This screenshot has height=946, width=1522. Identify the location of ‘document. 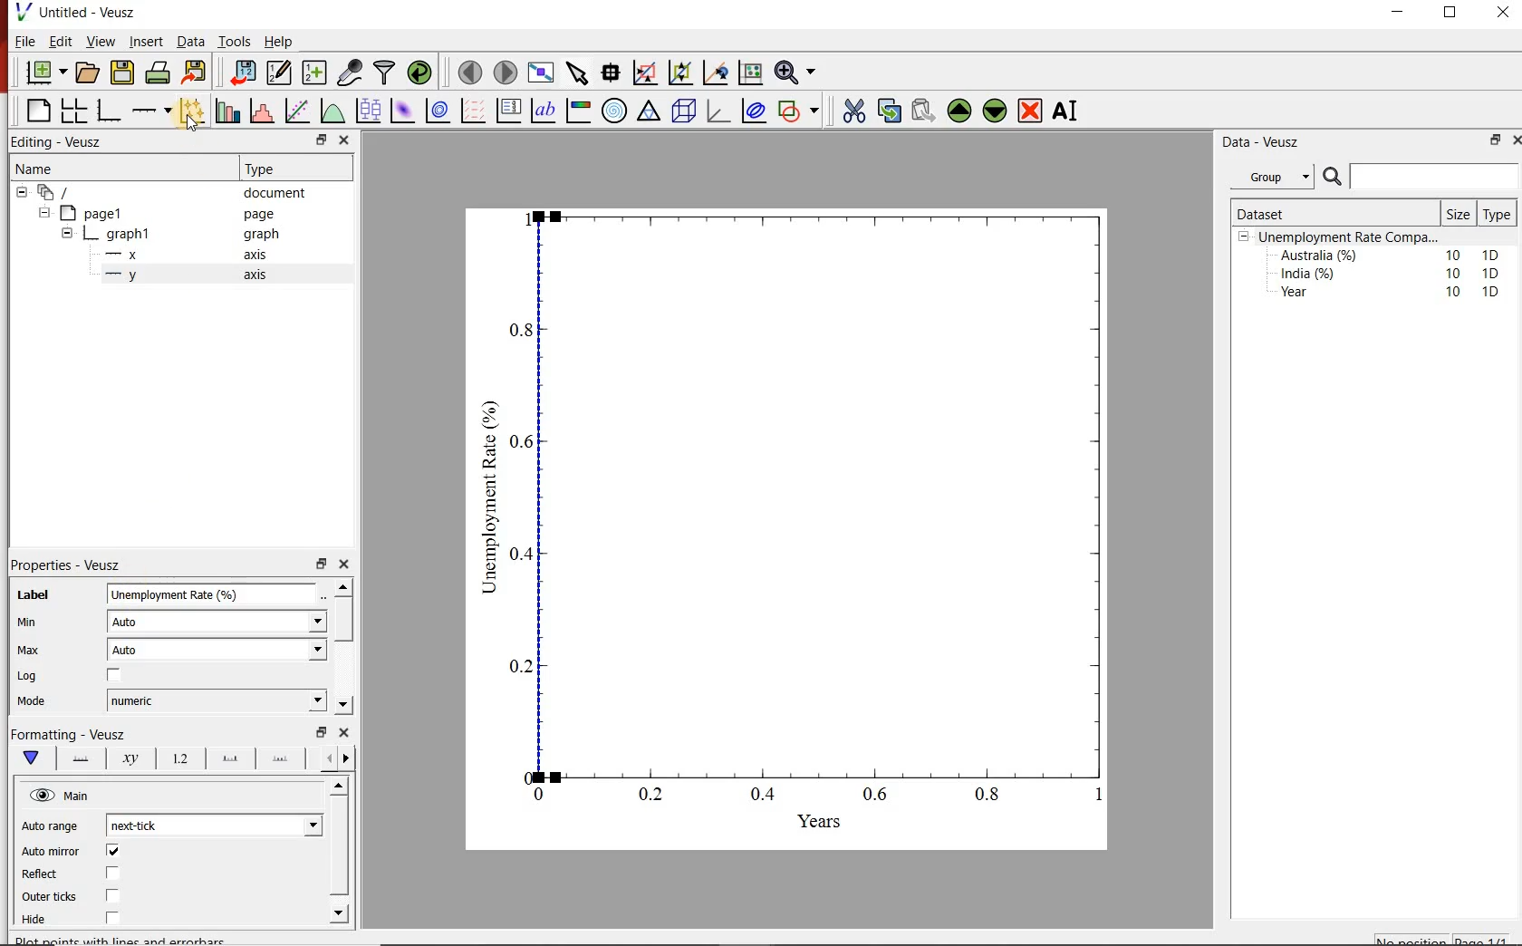
(169, 191).